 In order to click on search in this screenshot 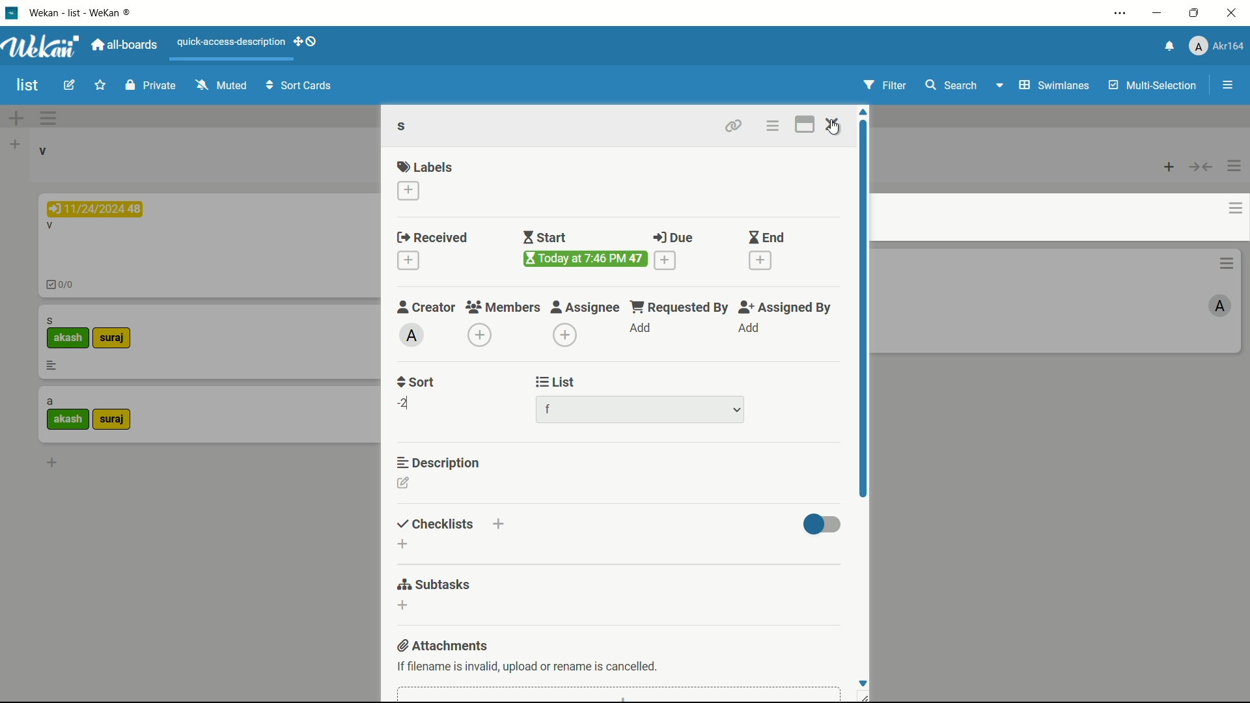, I will do `click(951, 85)`.